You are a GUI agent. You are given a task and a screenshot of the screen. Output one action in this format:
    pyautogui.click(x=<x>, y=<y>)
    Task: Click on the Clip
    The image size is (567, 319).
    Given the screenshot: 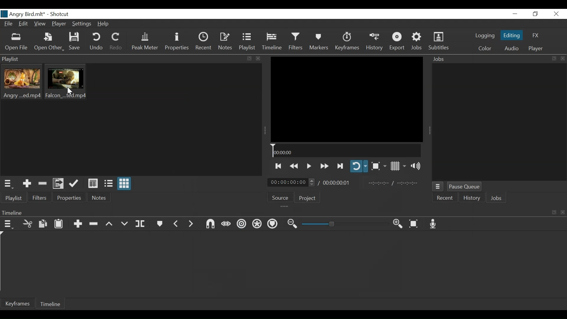 What is the action you would take?
    pyautogui.click(x=22, y=82)
    